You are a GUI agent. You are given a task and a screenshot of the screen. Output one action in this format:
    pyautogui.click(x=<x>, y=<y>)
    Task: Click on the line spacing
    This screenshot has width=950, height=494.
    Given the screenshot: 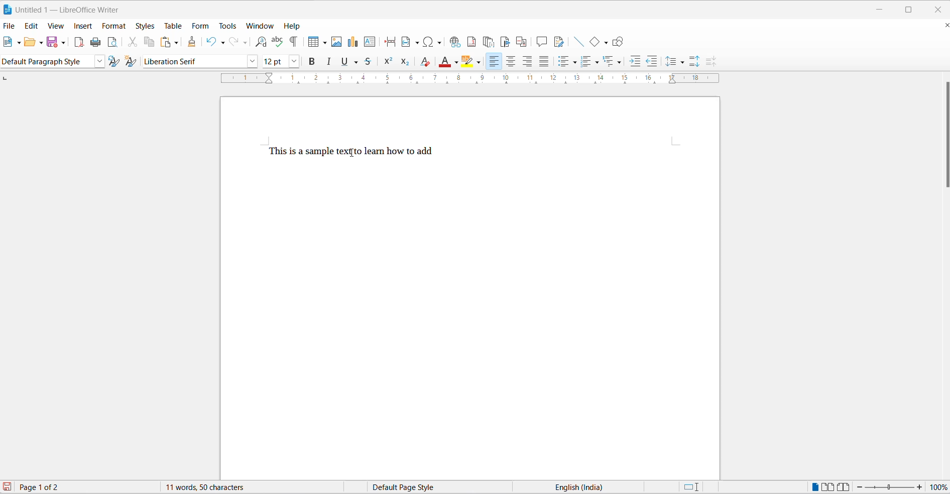 What is the action you would take?
    pyautogui.click(x=670, y=61)
    